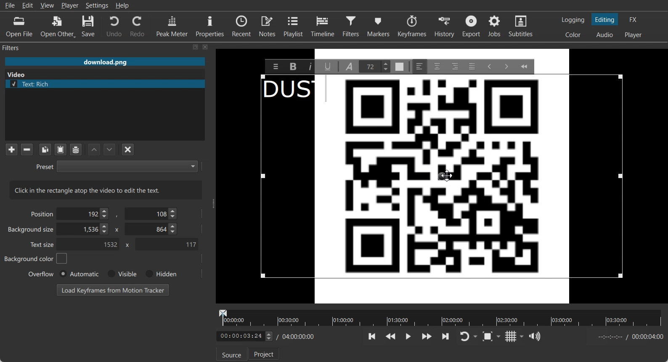 This screenshot has height=362, width=668. Describe the element at coordinates (573, 35) in the screenshot. I see `Switching to the Color layout` at that location.